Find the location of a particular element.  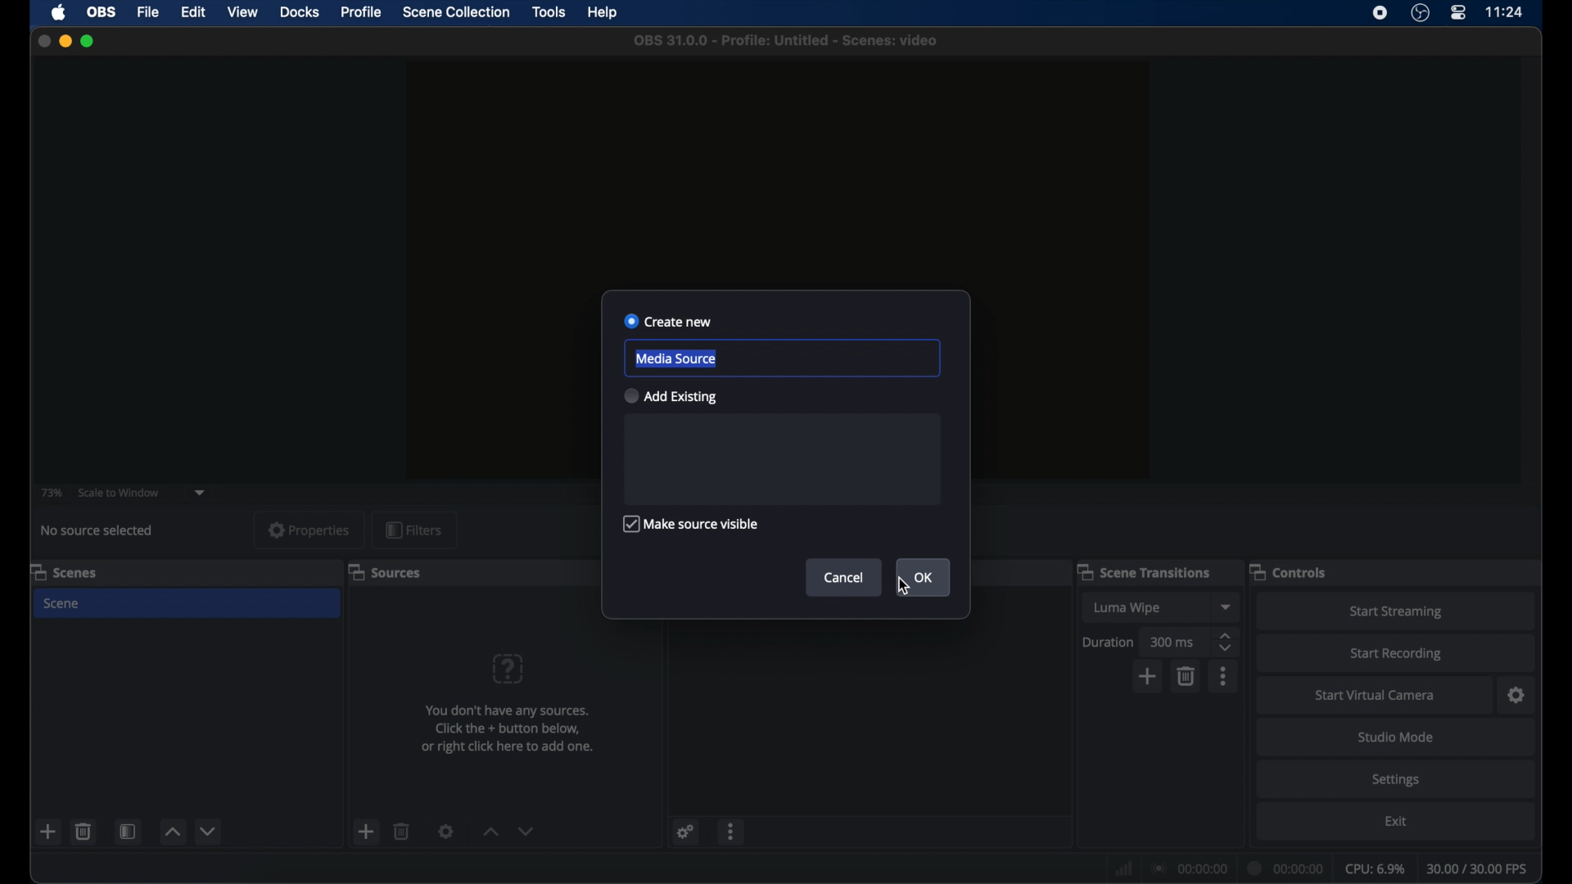

properties is located at coordinates (309, 530).